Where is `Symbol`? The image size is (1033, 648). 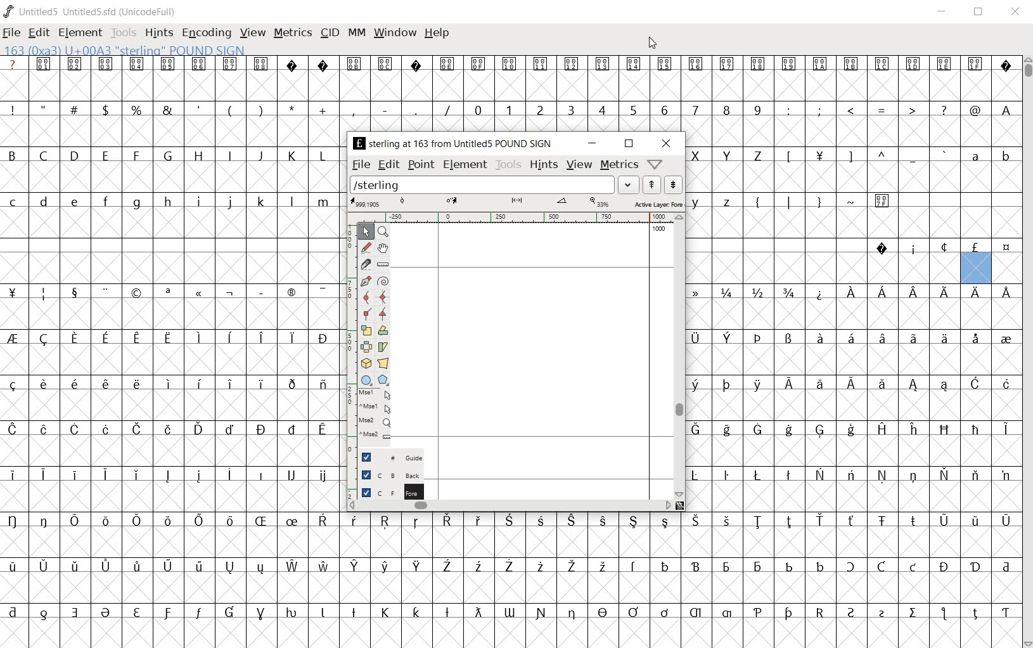
Symbol is located at coordinates (1004, 248).